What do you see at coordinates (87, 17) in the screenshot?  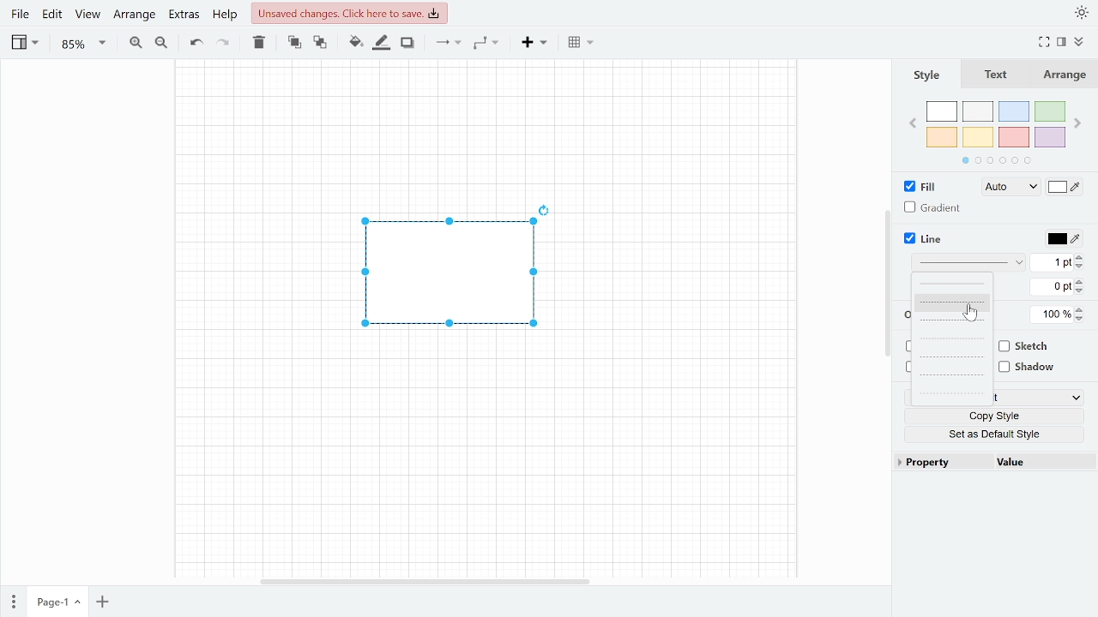 I see `View` at bounding box center [87, 17].